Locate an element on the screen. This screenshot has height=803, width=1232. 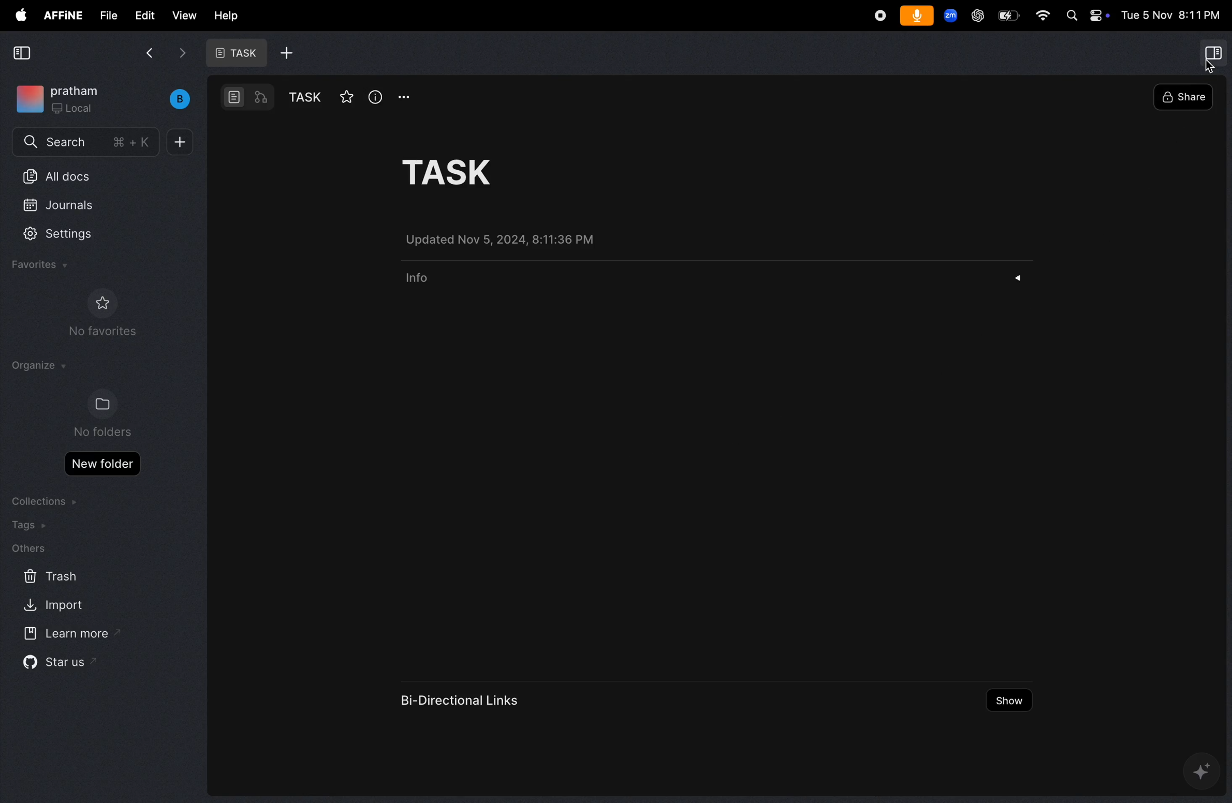
add is located at coordinates (181, 142).